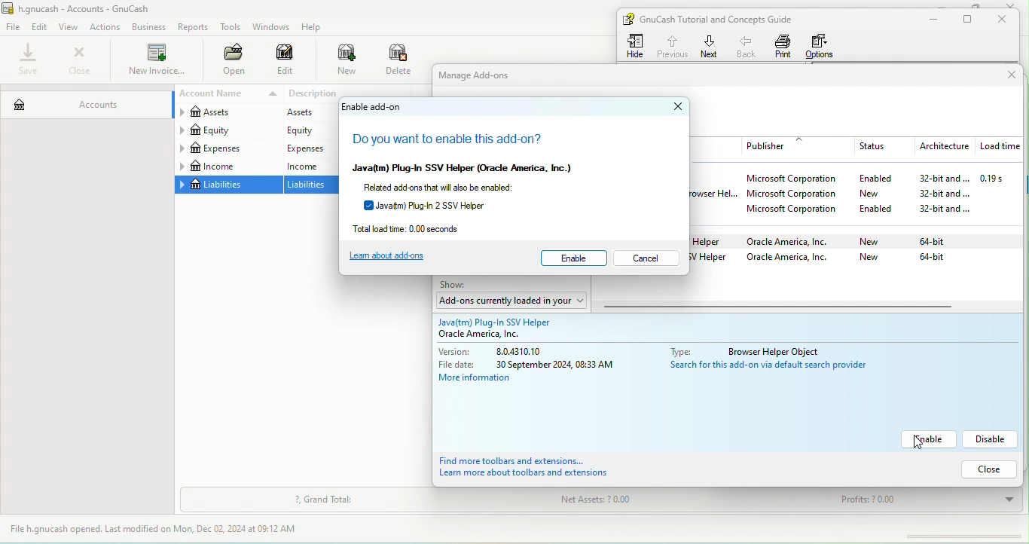 The image size is (1029, 544). What do you see at coordinates (231, 29) in the screenshot?
I see `tools` at bounding box center [231, 29].